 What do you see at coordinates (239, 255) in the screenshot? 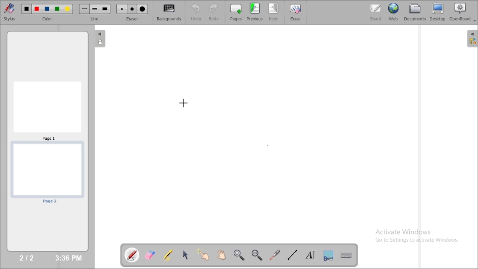
I see `zoom in` at bounding box center [239, 255].